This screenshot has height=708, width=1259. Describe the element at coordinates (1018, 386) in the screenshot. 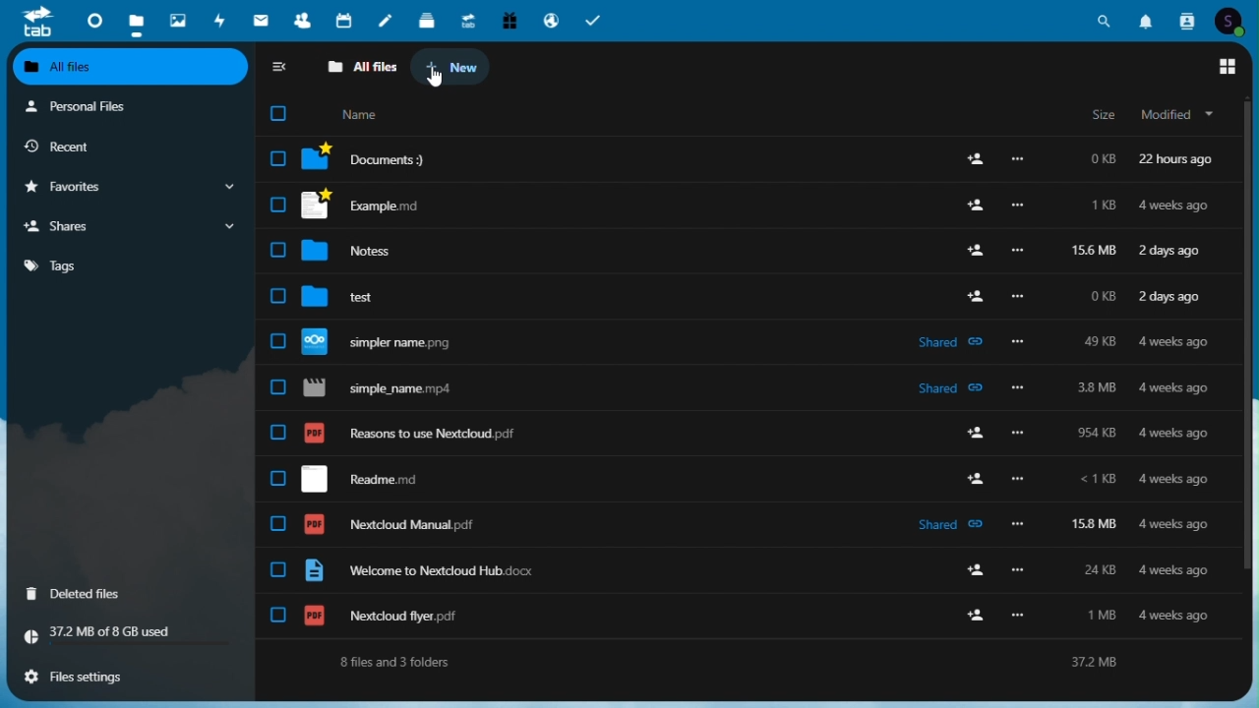

I see `more options` at that location.